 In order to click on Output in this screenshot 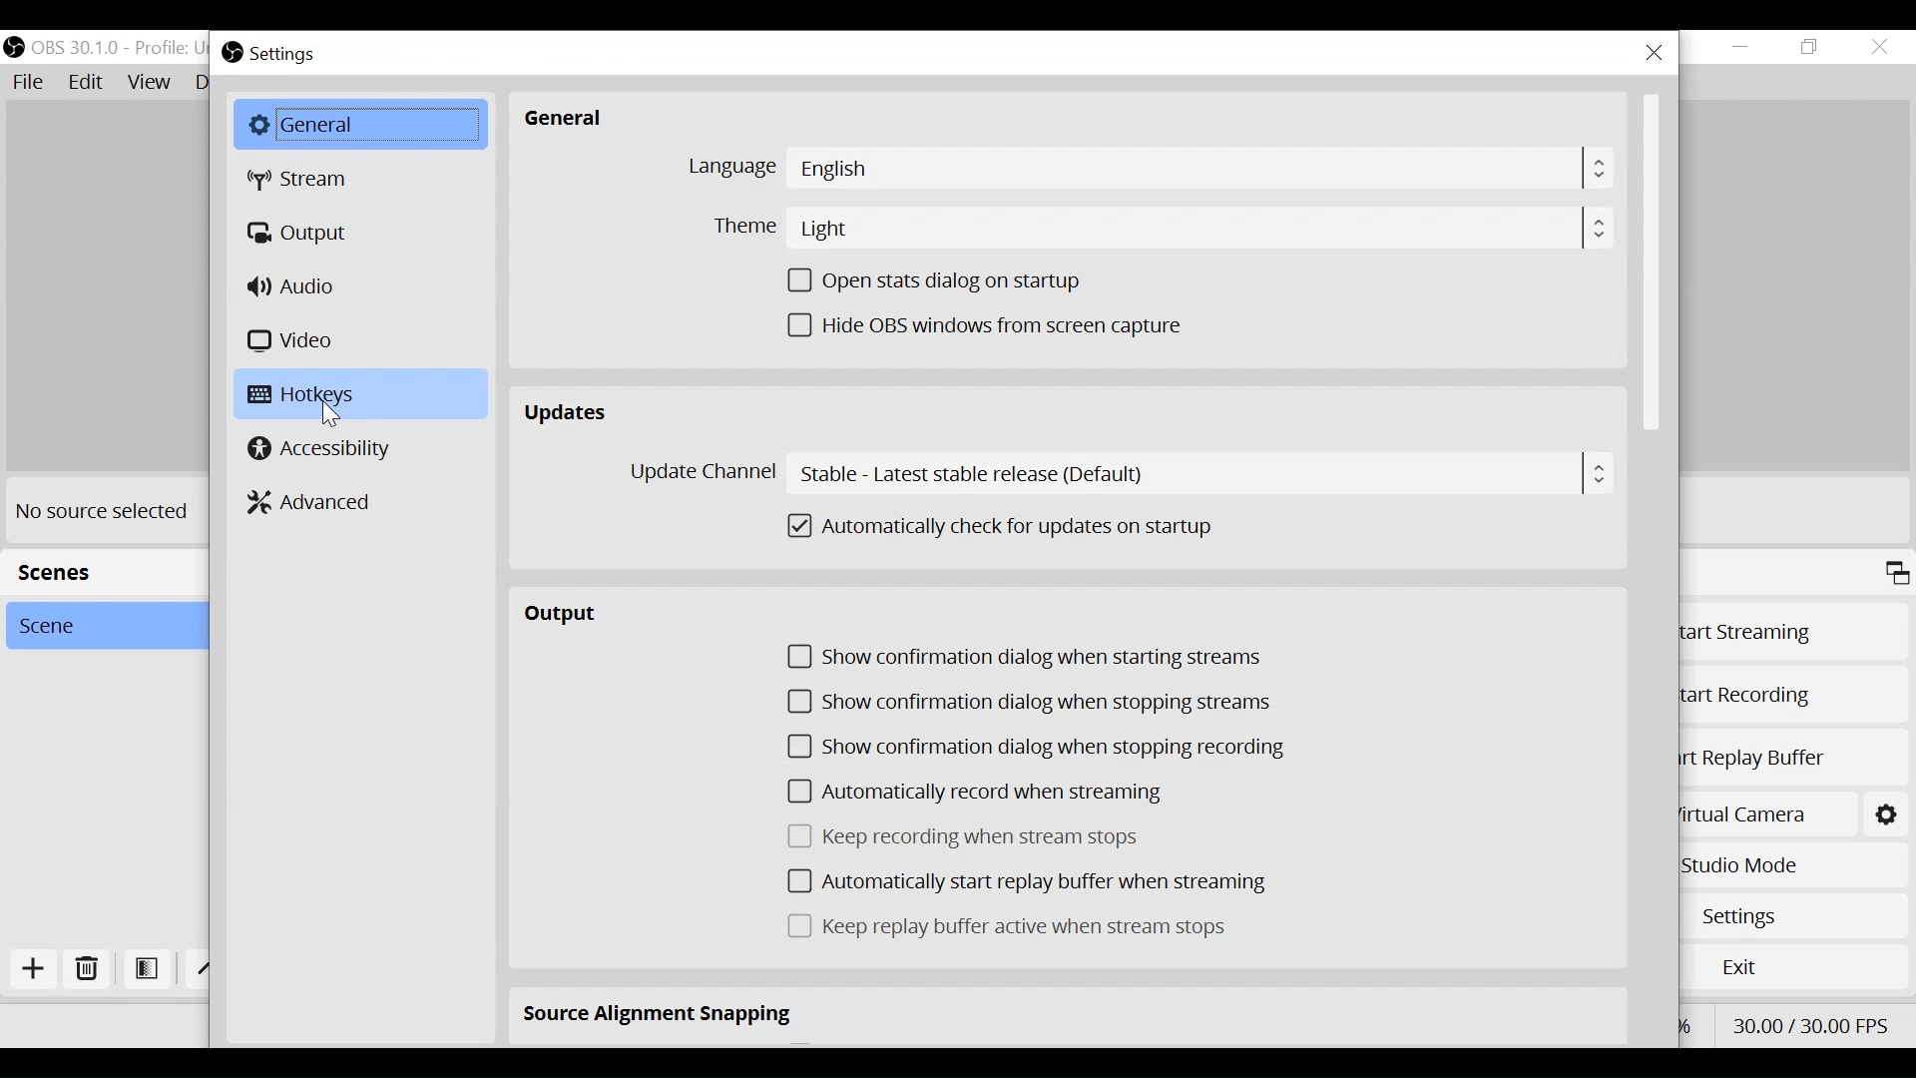, I will do `click(304, 234)`.